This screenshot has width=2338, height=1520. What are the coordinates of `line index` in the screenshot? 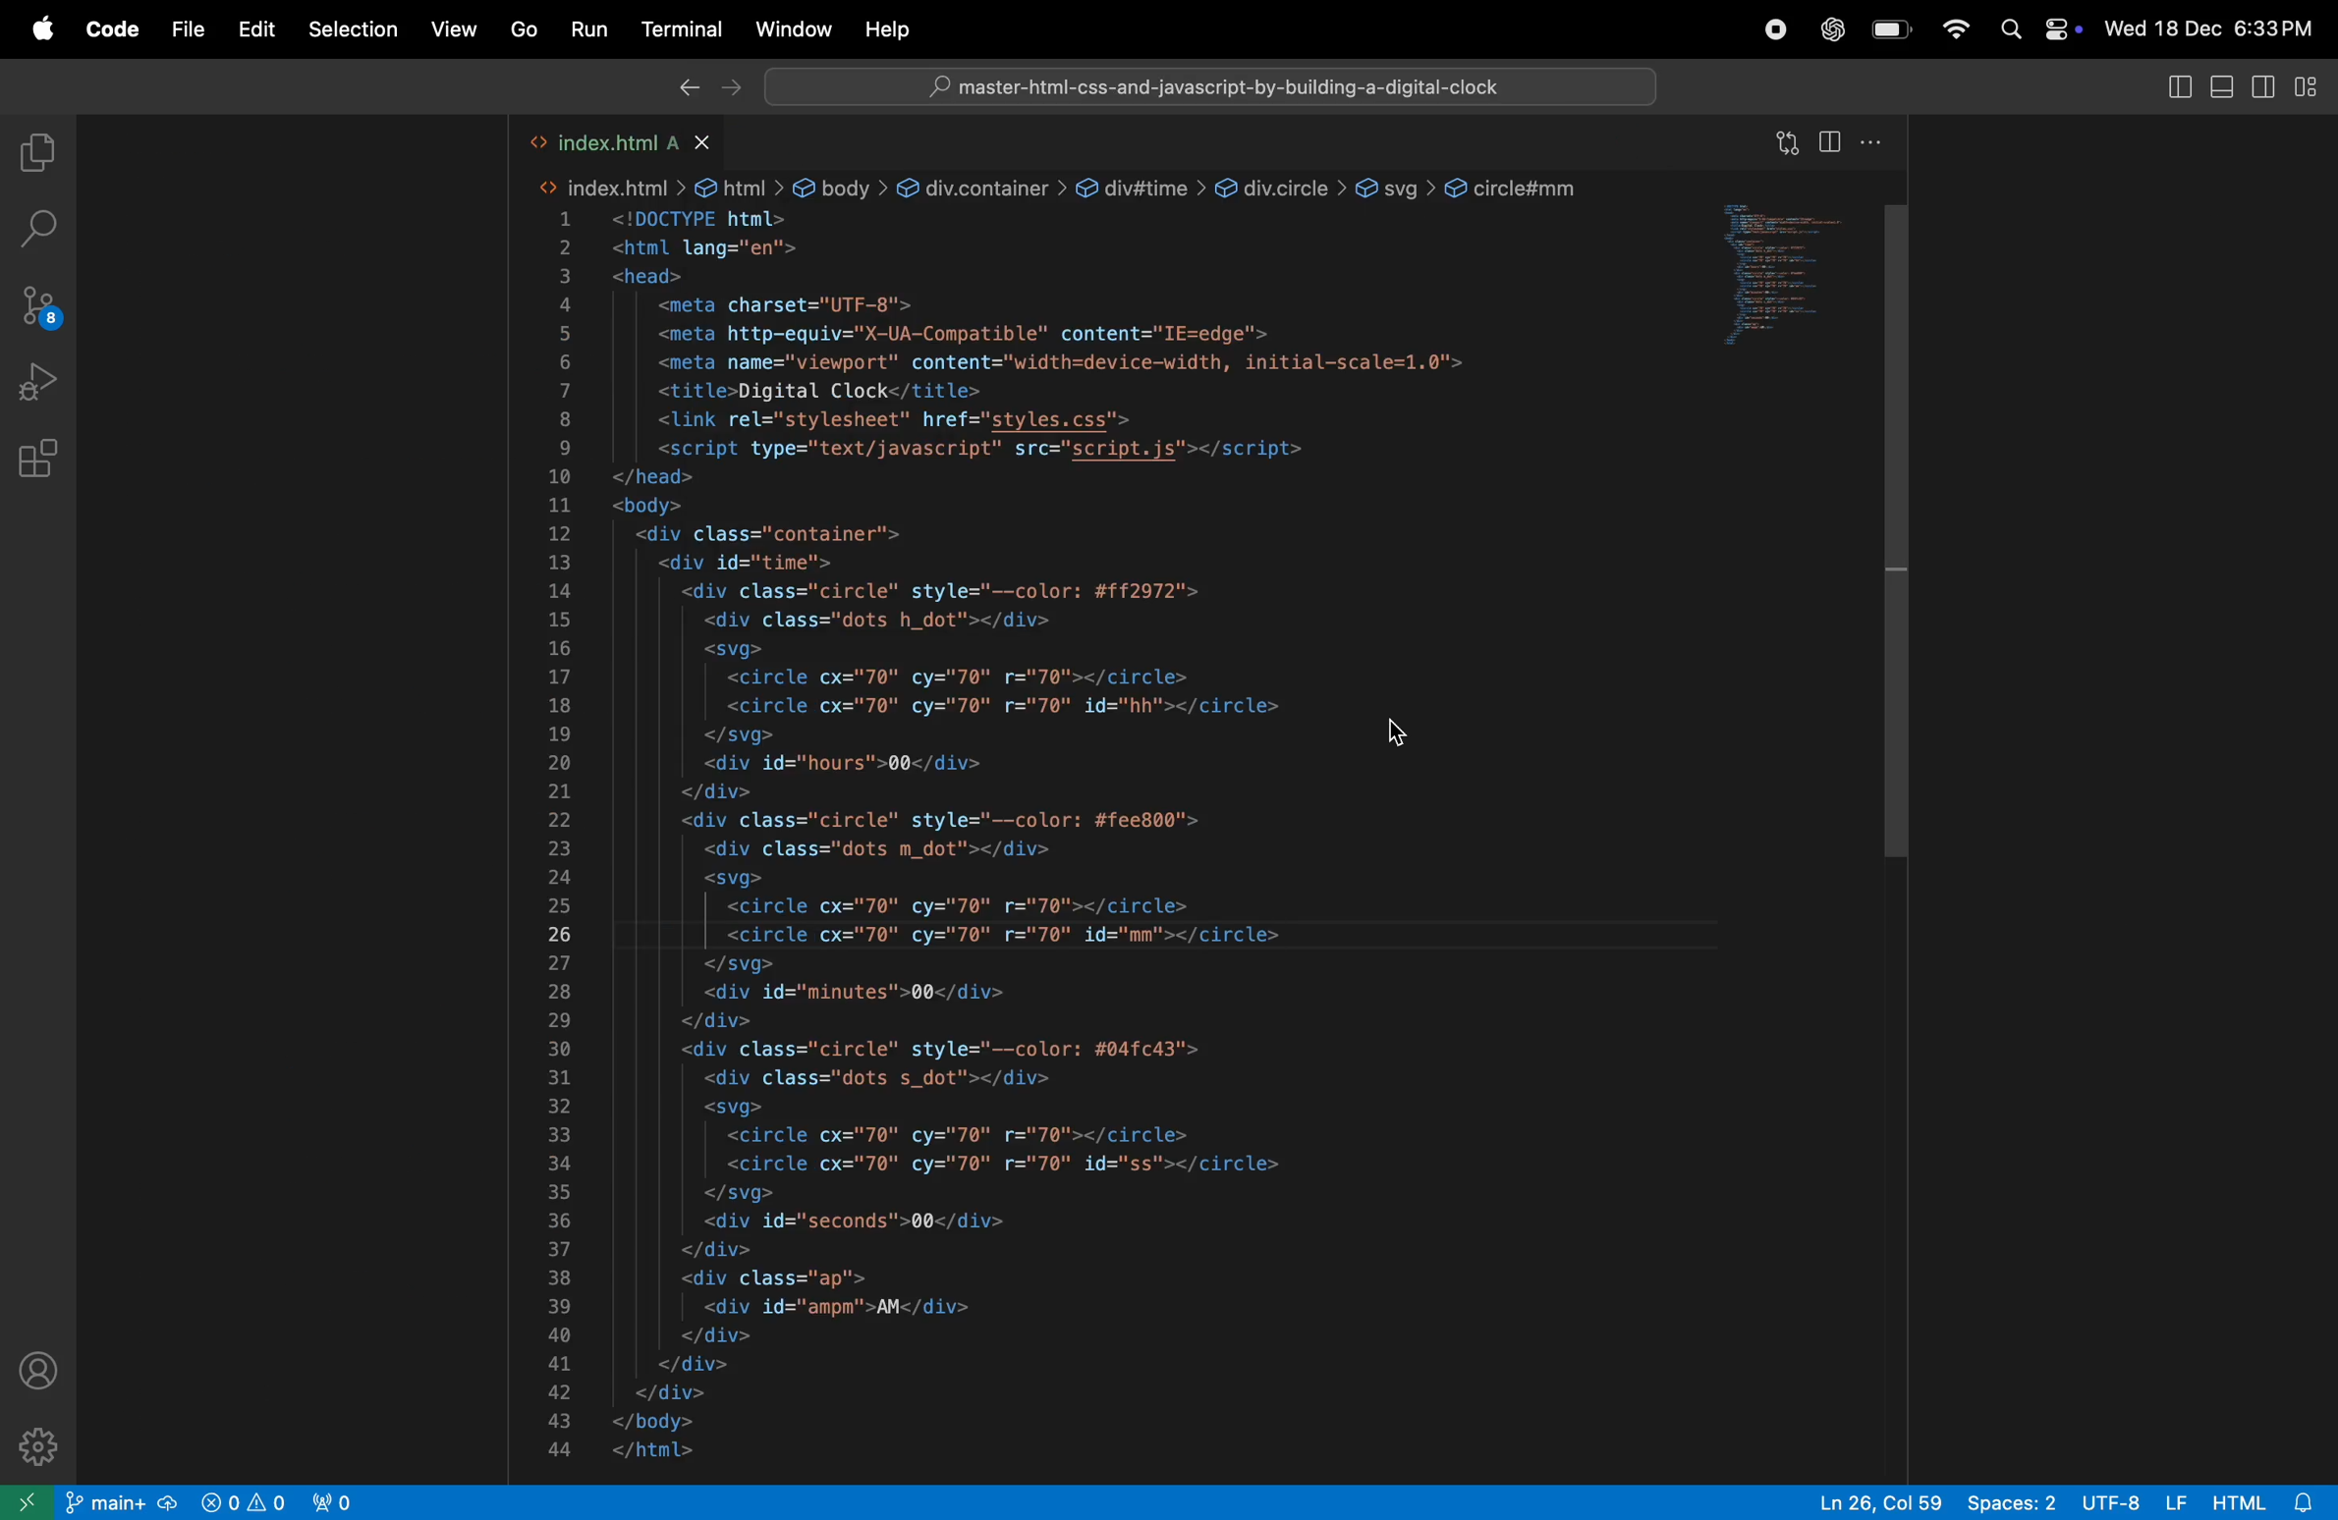 It's located at (562, 843).